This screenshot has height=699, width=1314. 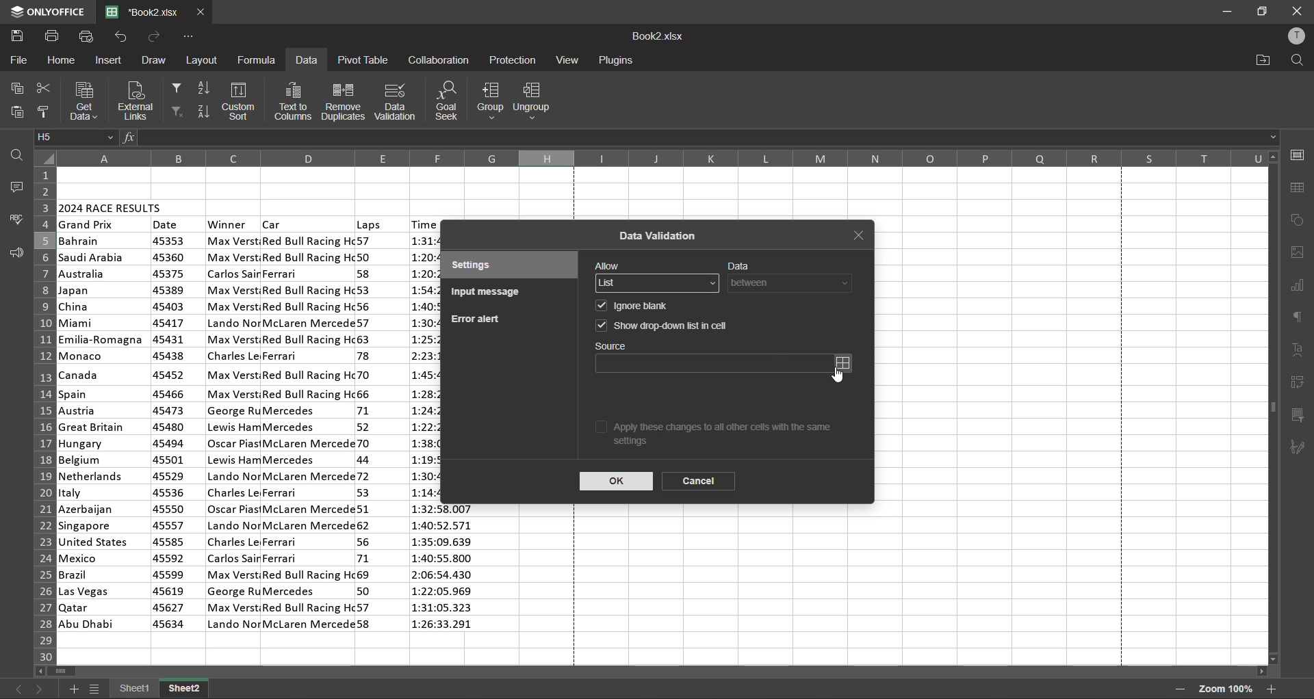 I want to click on text to columns, so click(x=294, y=101).